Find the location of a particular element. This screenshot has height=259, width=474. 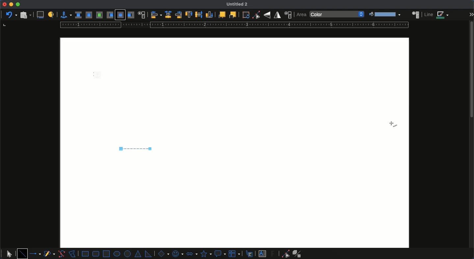

ellipse is located at coordinates (117, 254).